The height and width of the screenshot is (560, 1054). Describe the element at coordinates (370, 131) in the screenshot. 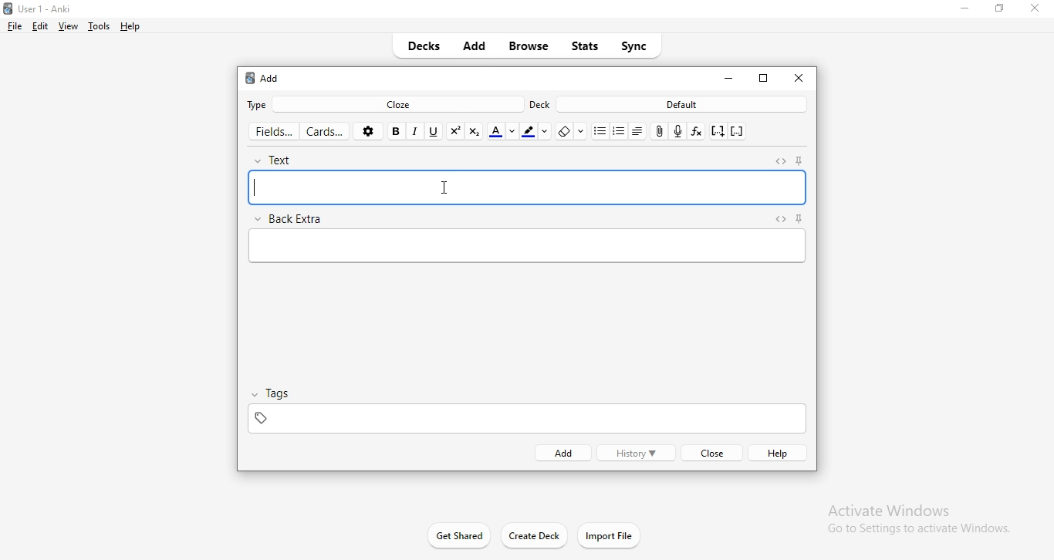

I see `settings` at that location.